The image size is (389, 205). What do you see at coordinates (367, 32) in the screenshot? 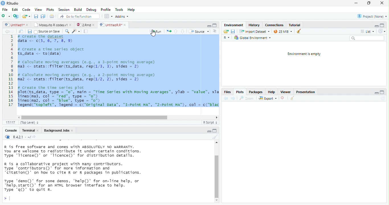
I see `List` at bounding box center [367, 32].